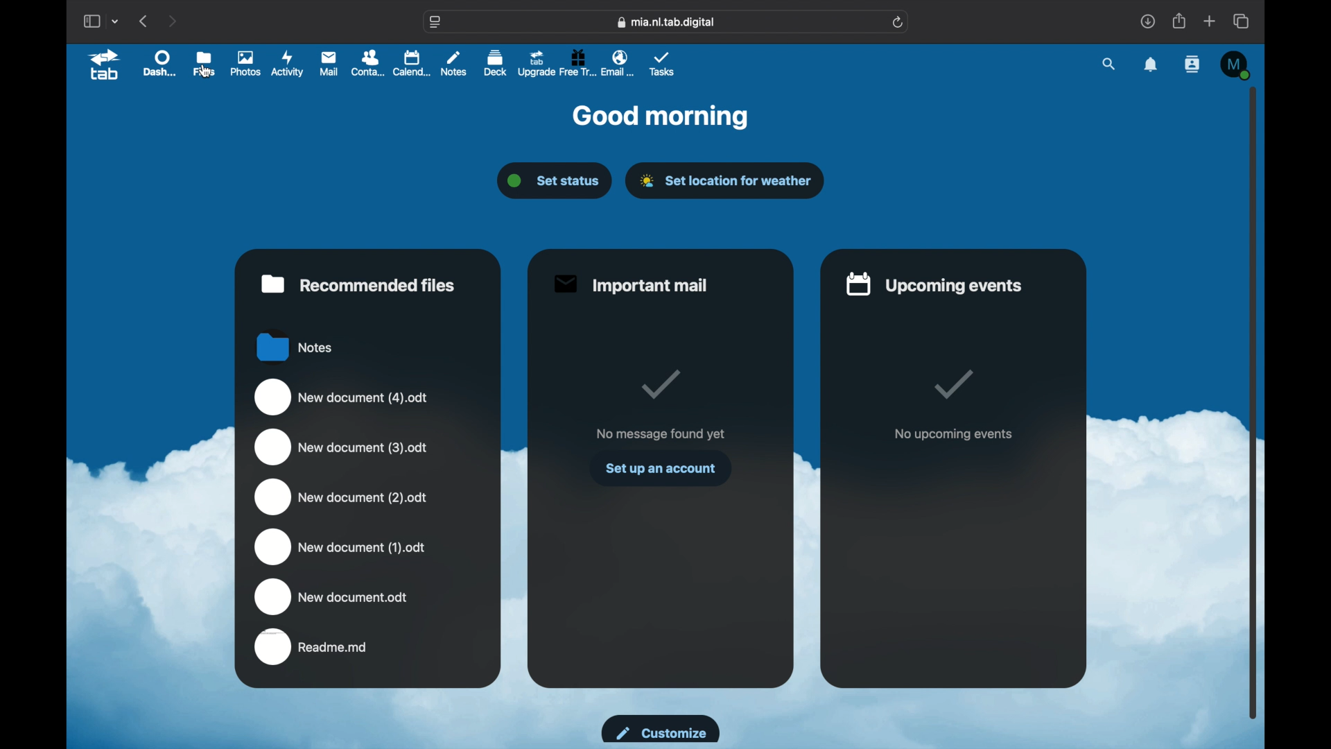 Image resolution: width=1331 pixels, height=749 pixels. I want to click on calendar, so click(412, 63).